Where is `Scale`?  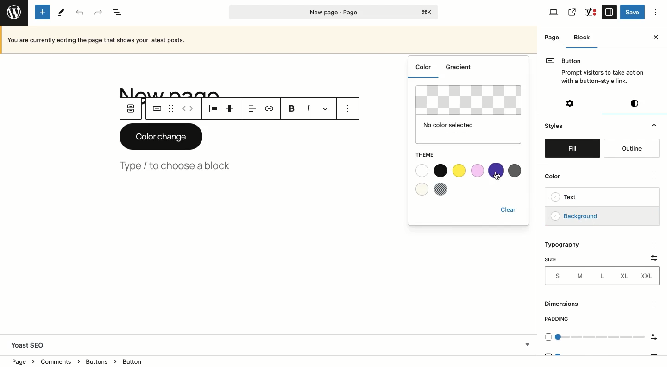
Scale is located at coordinates (604, 338).